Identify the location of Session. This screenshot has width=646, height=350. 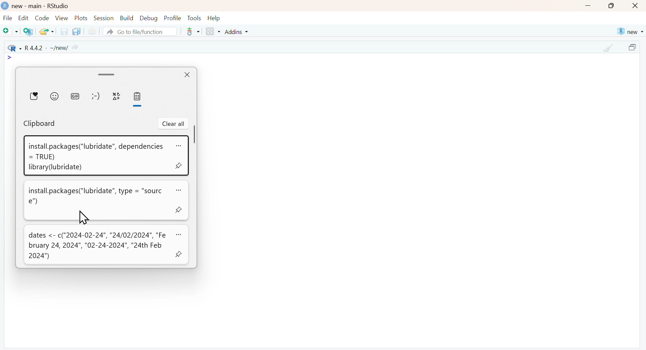
(104, 18).